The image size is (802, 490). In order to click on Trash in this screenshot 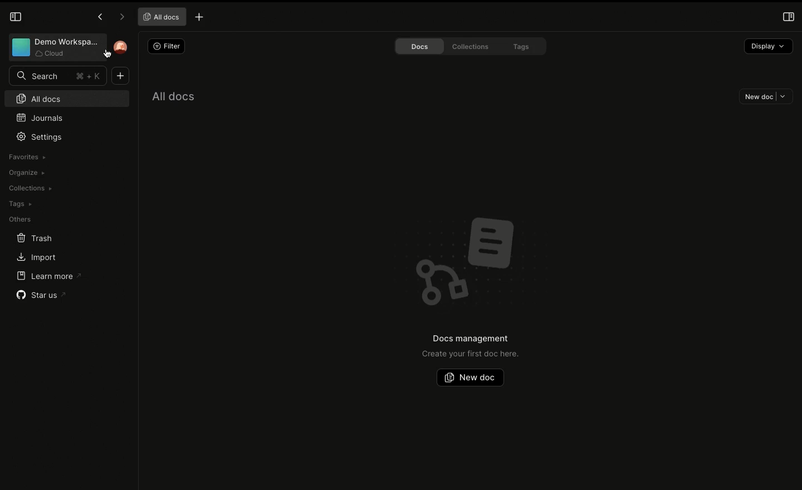, I will do `click(36, 238)`.